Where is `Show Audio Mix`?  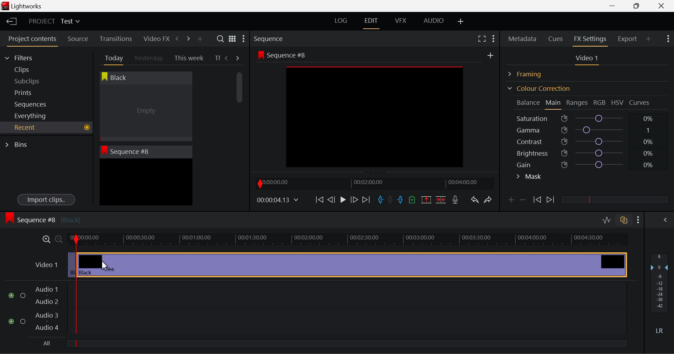
Show Audio Mix is located at coordinates (666, 219).